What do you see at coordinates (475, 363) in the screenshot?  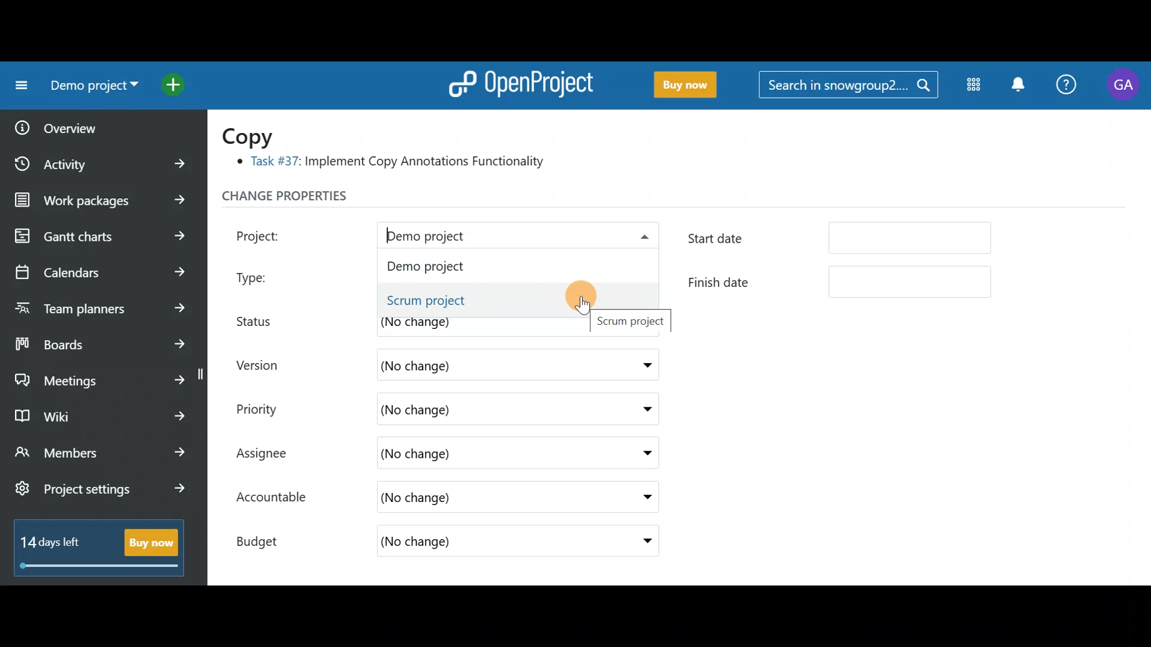 I see `(No change)` at bounding box center [475, 363].